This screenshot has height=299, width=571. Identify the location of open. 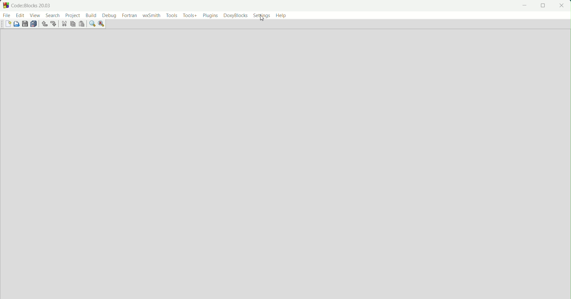
(17, 24).